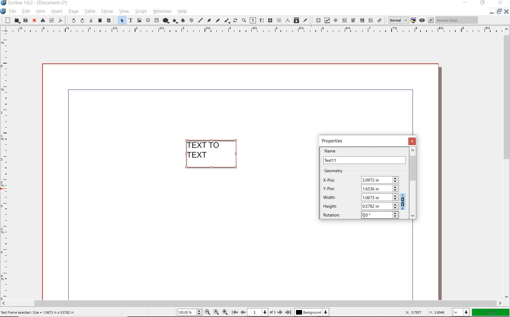 The image size is (510, 317). Describe the element at coordinates (56, 11) in the screenshot. I see `insert` at that location.